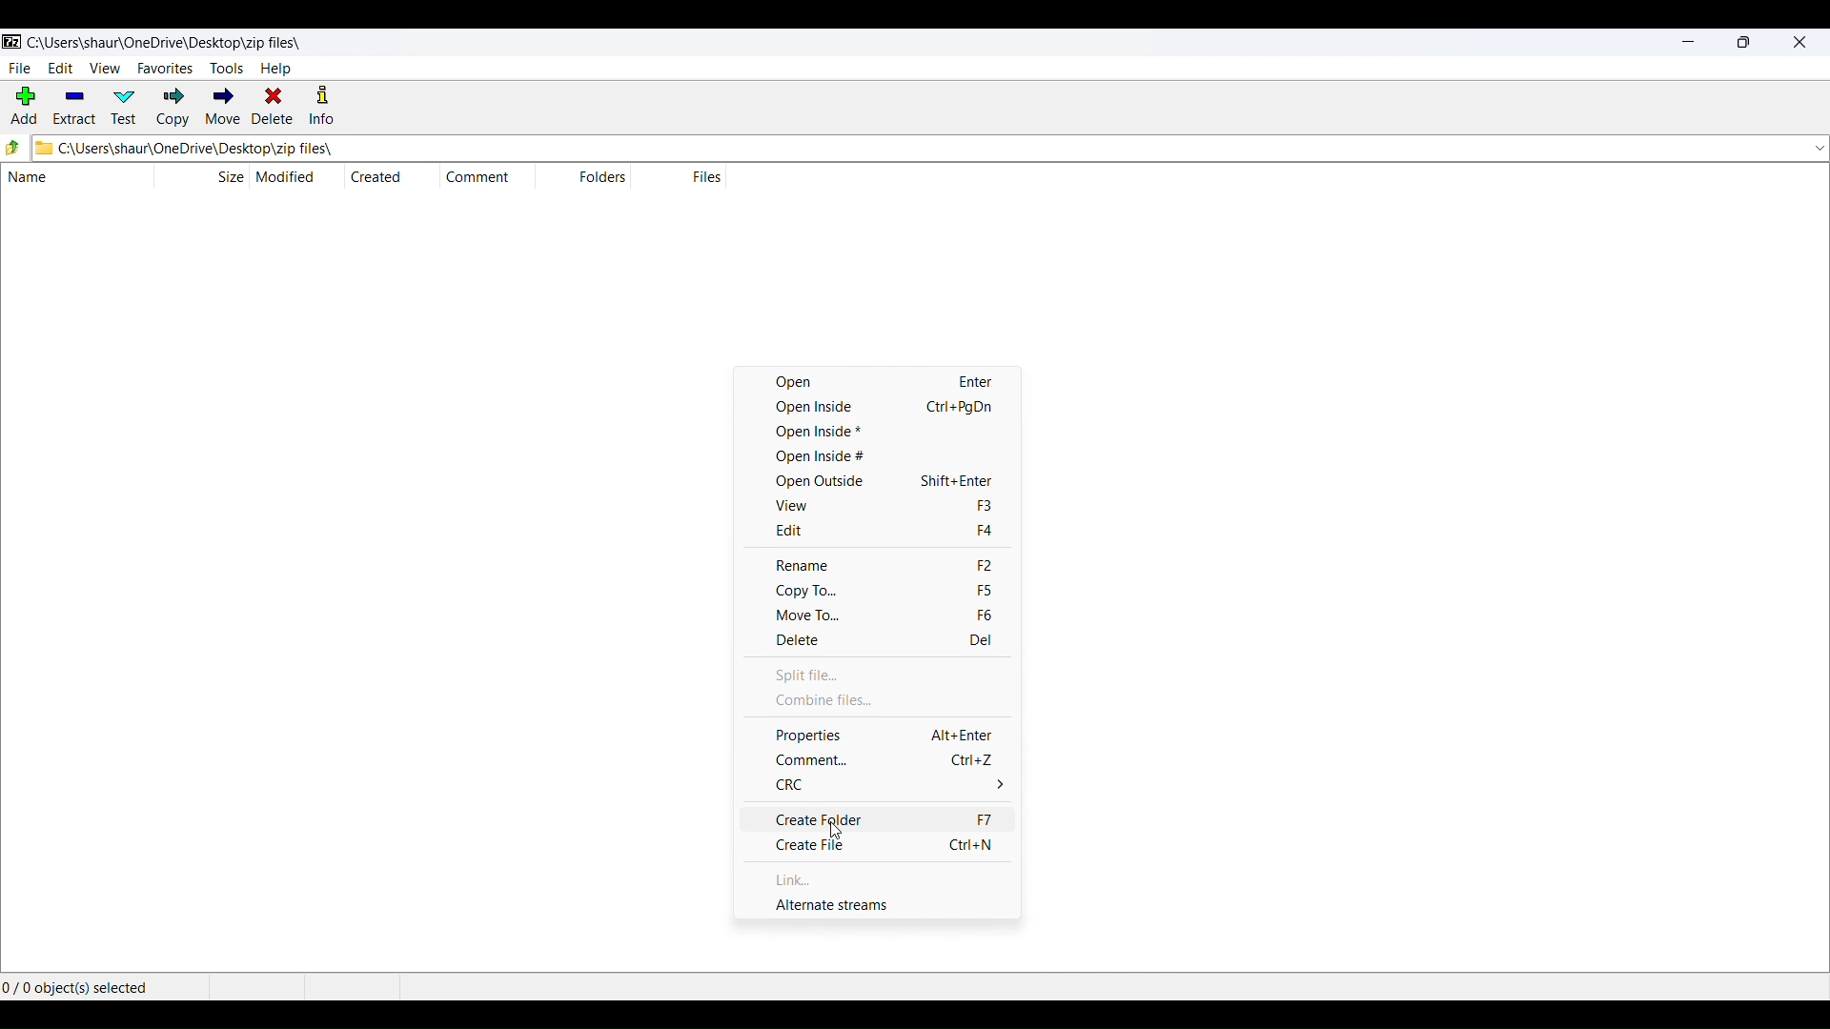  What do you see at coordinates (1743, 44) in the screenshot?
I see `MAXIMIZE` at bounding box center [1743, 44].